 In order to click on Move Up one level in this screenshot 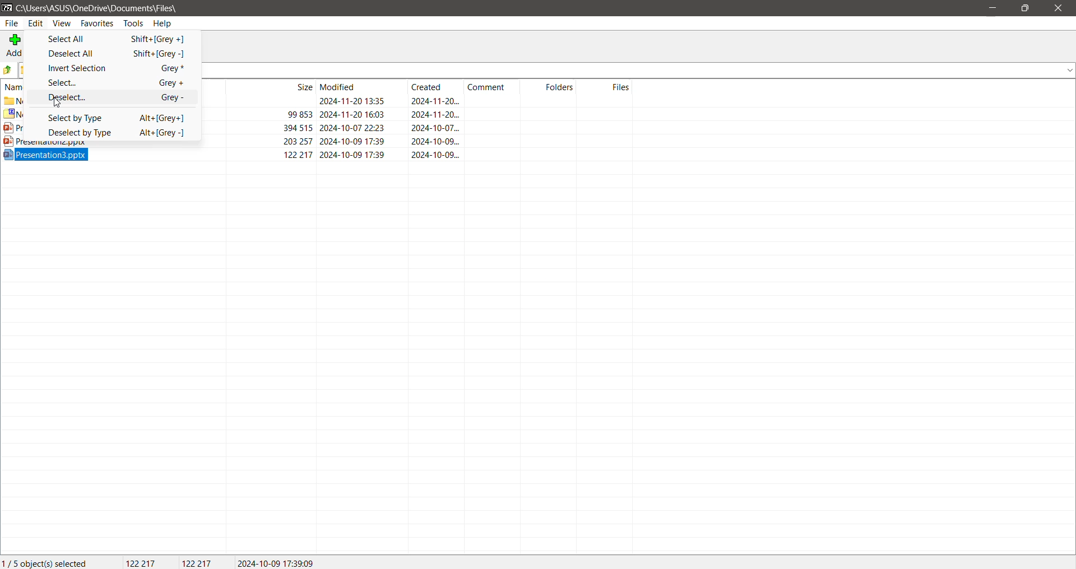, I will do `click(8, 71)`.